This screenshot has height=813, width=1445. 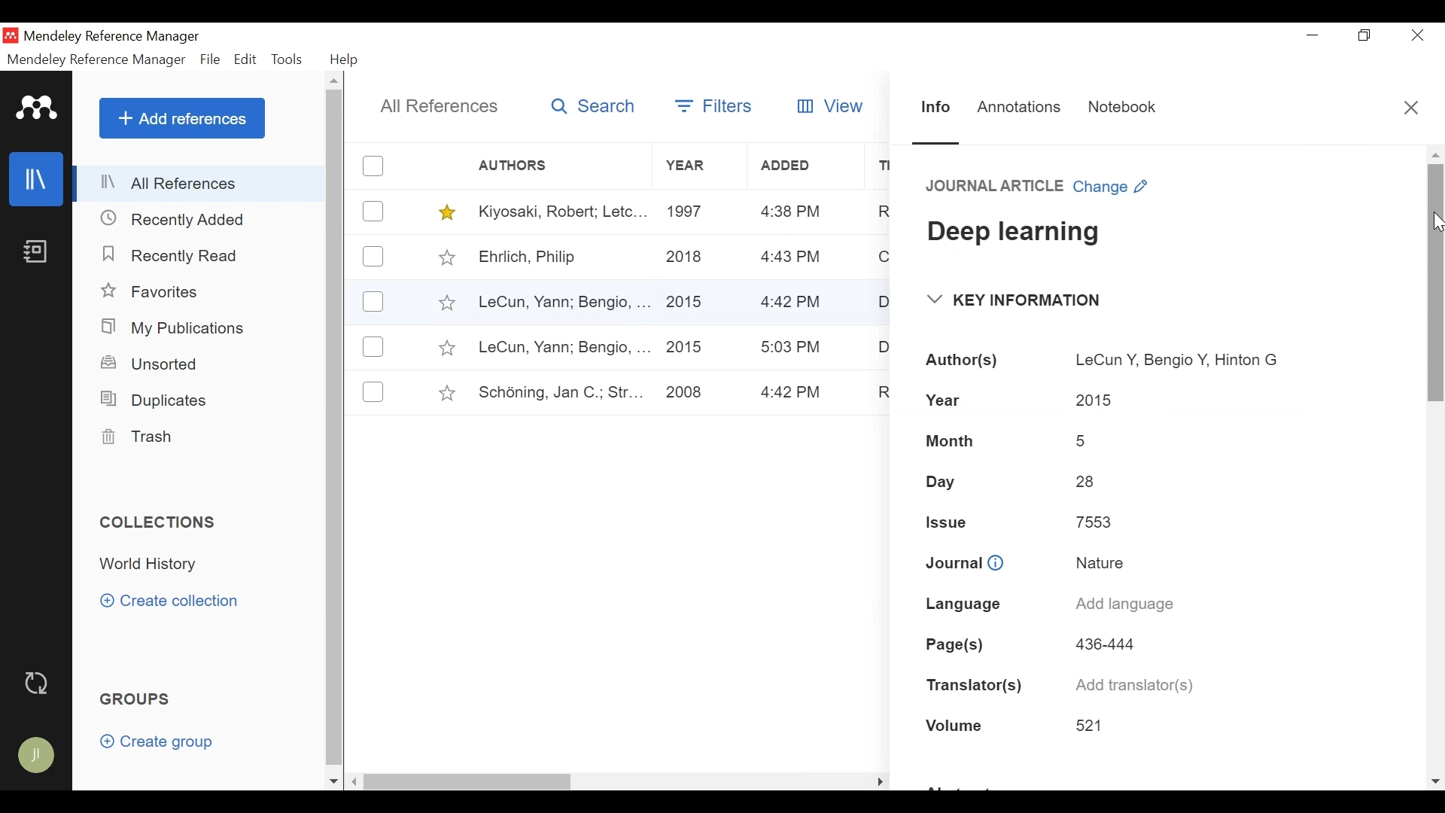 I want to click on minimize, so click(x=1313, y=35).